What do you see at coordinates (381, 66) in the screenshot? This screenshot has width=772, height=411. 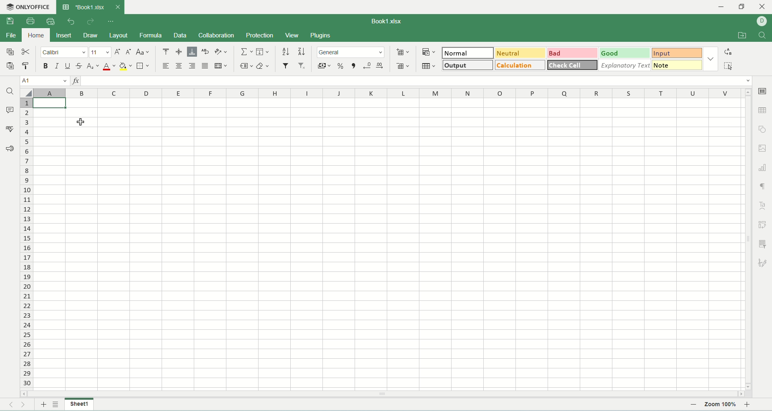 I see `increase decimal` at bounding box center [381, 66].